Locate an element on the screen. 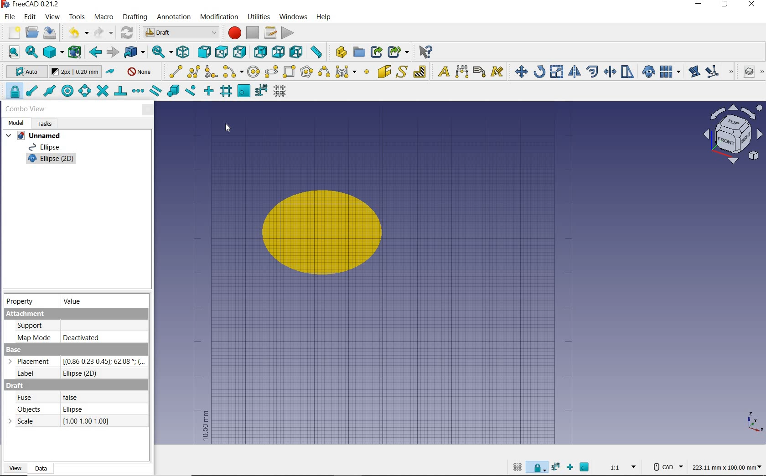 Image resolution: width=766 pixels, height=476 pixels. windows is located at coordinates (292, 16).